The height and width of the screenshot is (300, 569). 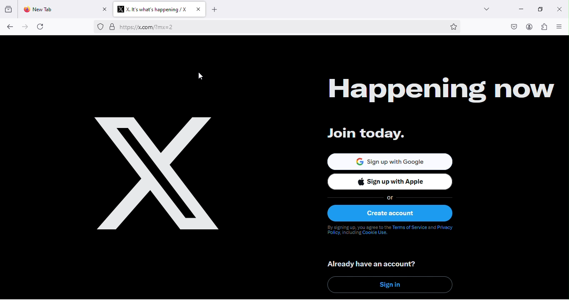 What do you see at coordinates (390, 285) in the screenshot?
I see `sign in` at bounding box center [390, 285].